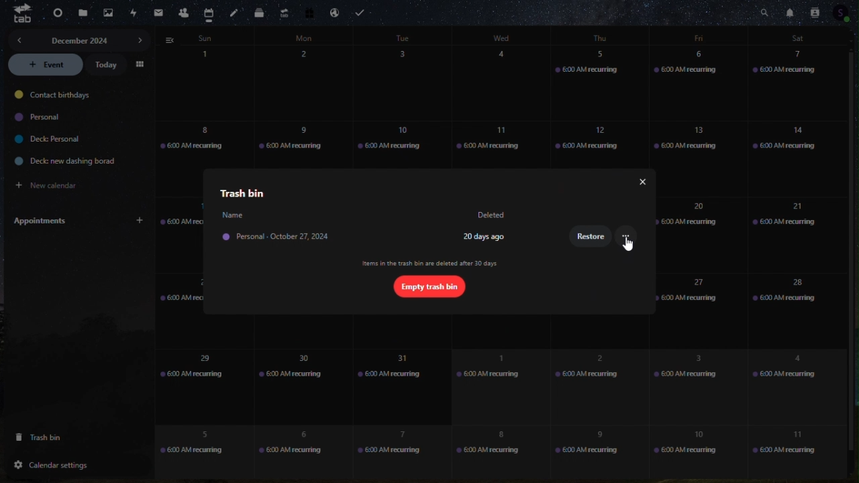  Describe the element at coordinates (491, 452) in the screenshot. I see `8` at that location.